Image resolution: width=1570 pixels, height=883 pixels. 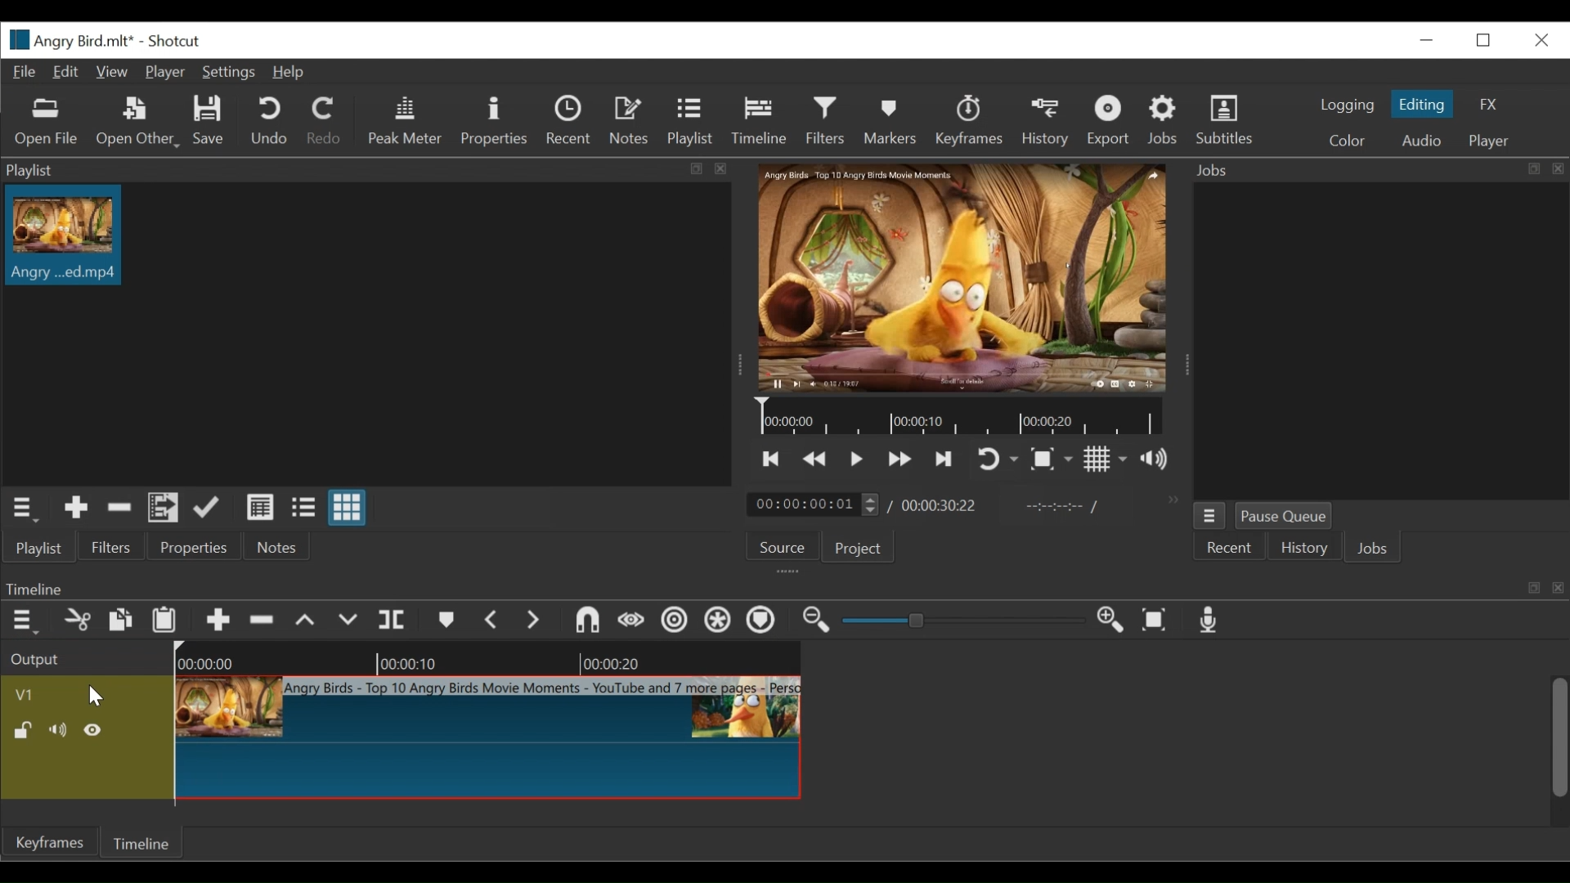 I want to click on Edit, so click(x=68, y=73).